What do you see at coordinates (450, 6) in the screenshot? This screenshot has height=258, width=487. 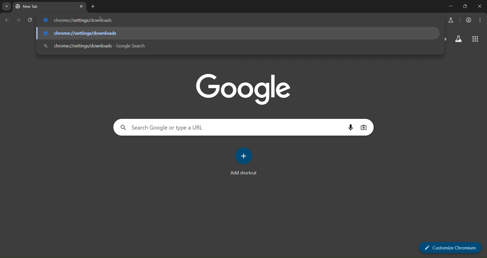 I see `minimize` at bounding box center [450, 6].